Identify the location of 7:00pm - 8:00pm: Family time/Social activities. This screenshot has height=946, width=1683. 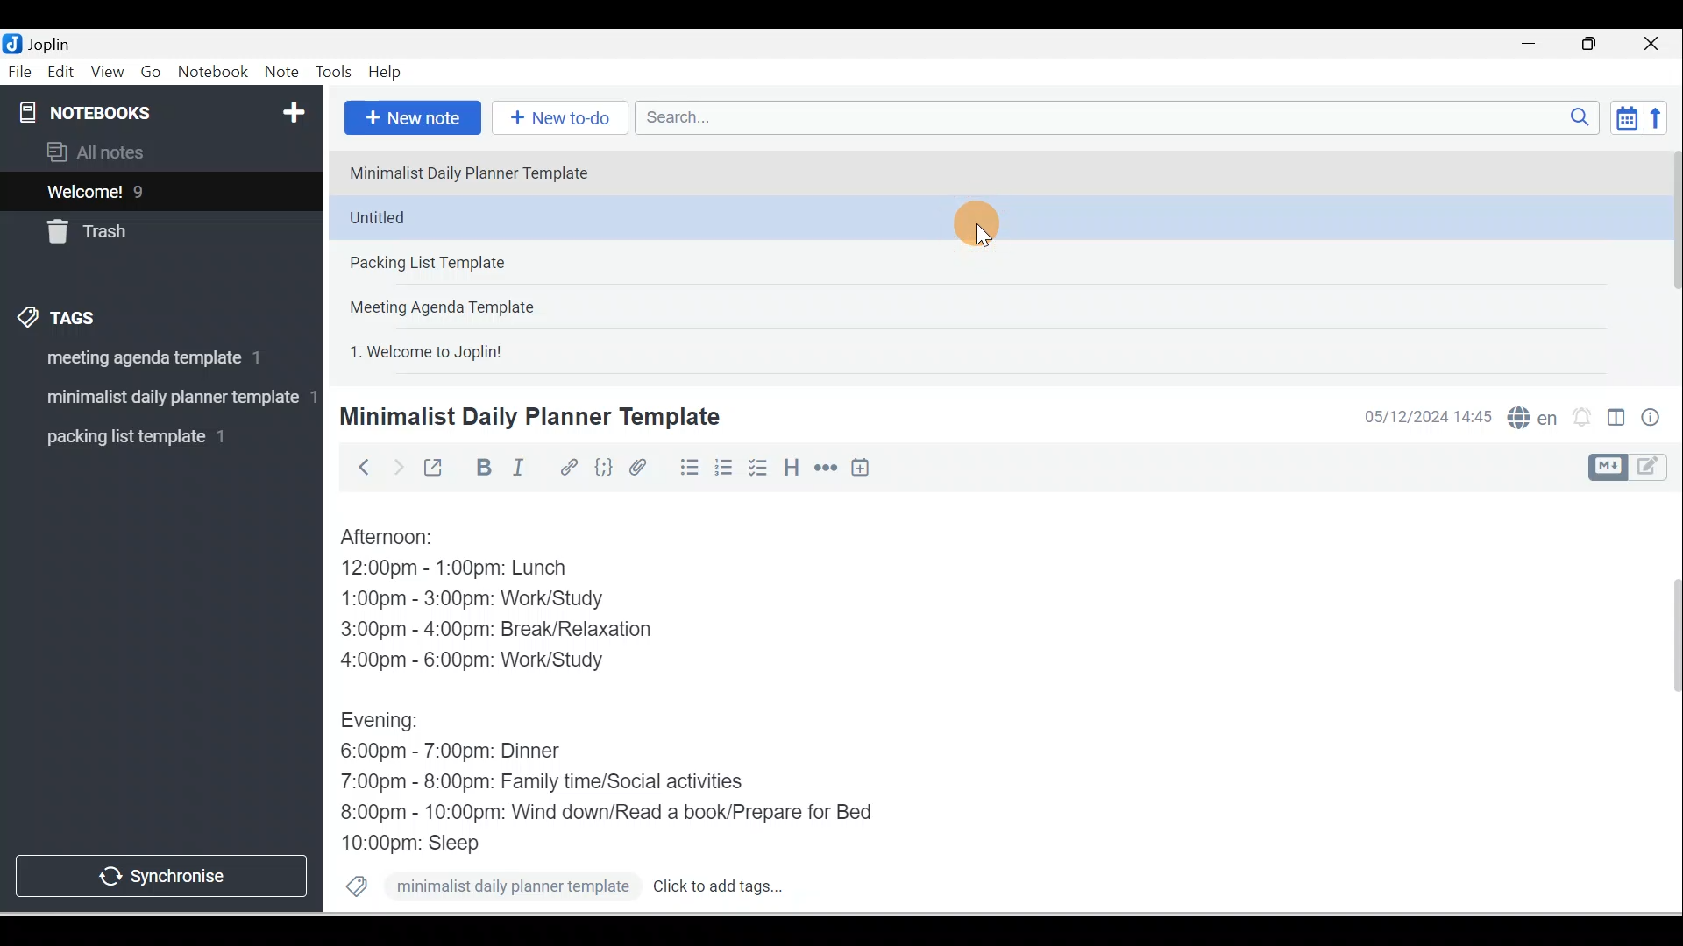
(555, 784).